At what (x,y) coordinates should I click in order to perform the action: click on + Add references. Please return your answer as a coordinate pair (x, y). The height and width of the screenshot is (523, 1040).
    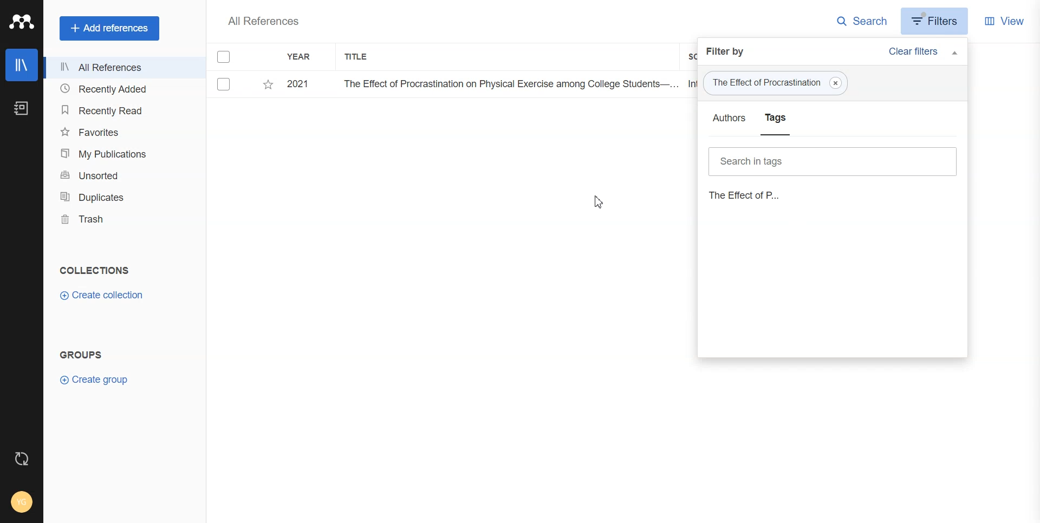
    Looking at the image, I should click on (109, 28).